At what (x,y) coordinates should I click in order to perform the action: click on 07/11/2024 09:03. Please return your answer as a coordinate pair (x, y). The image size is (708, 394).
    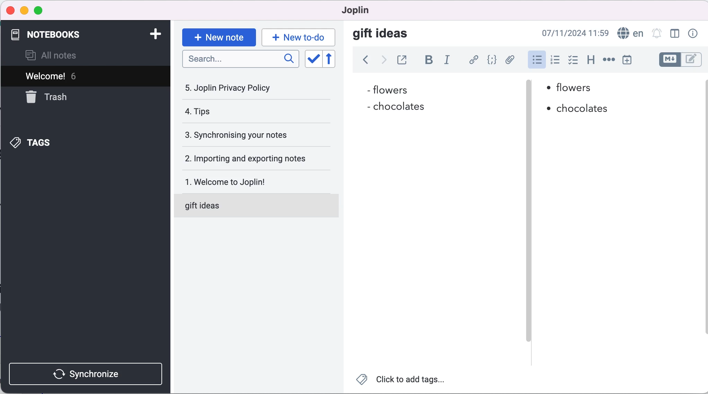
    Looking at the image, I should click on (568, 34).